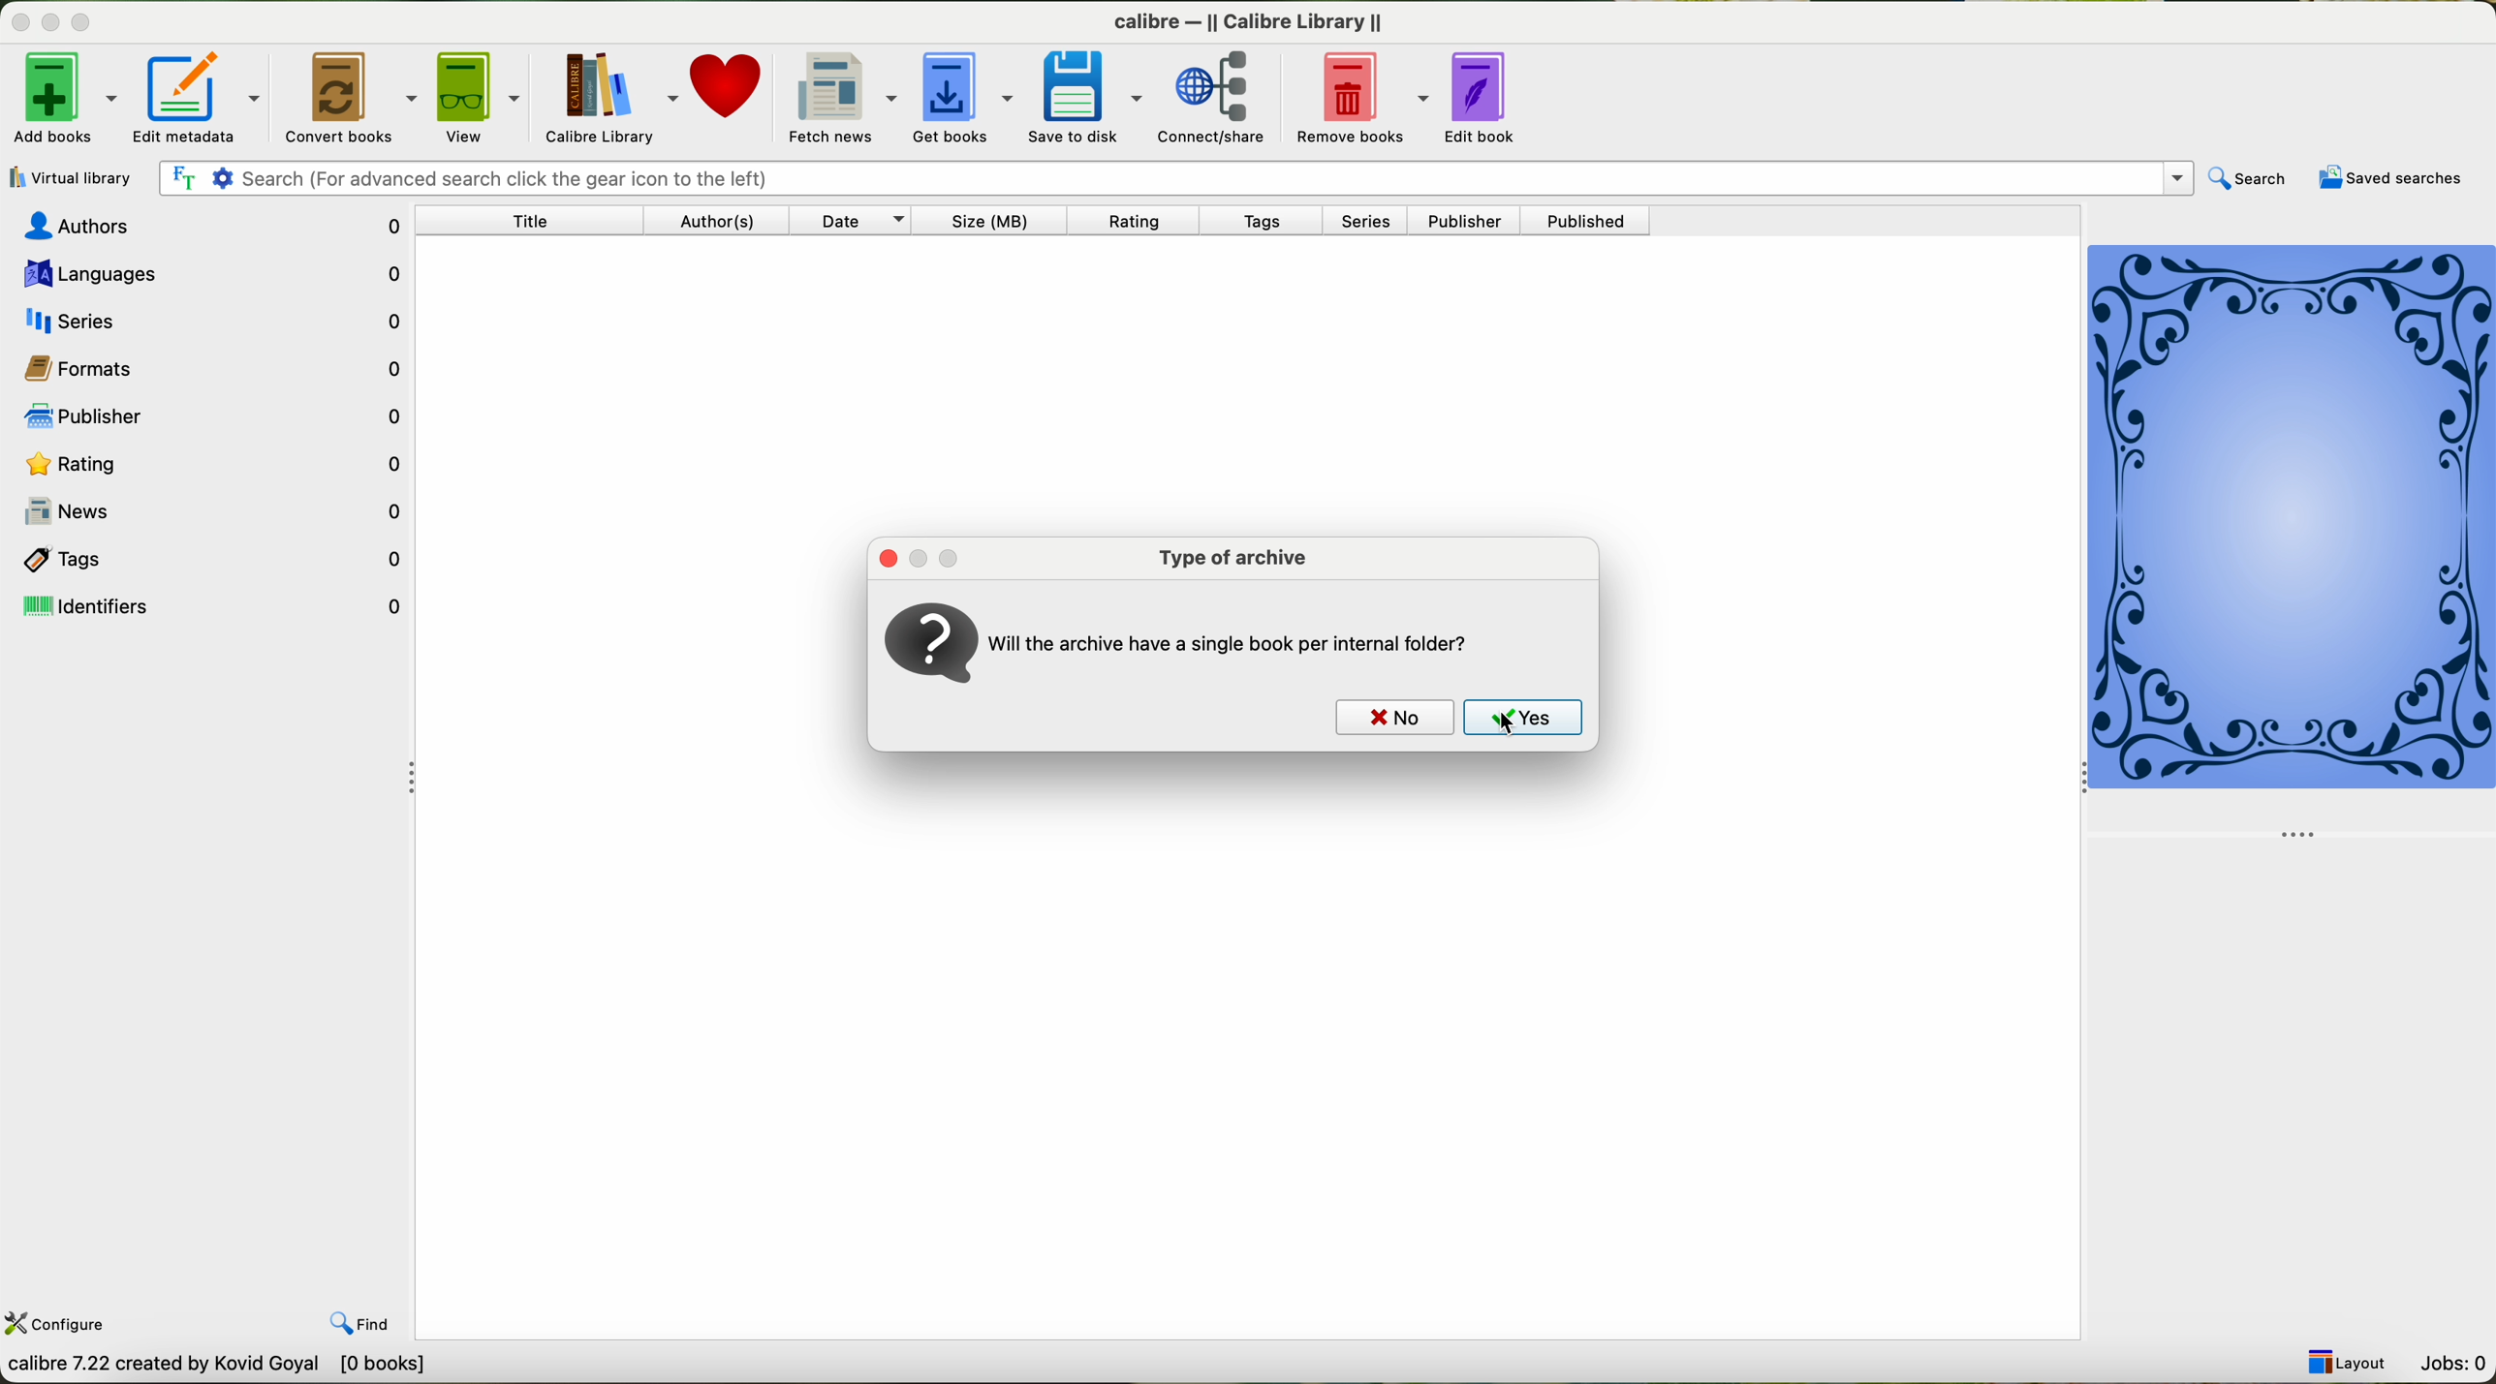 This screenshot has width=2496, height=1384. What do you see at coordinates (956, 556) in the screenshot?
I see `maximize` at bounding box center [956, 556].